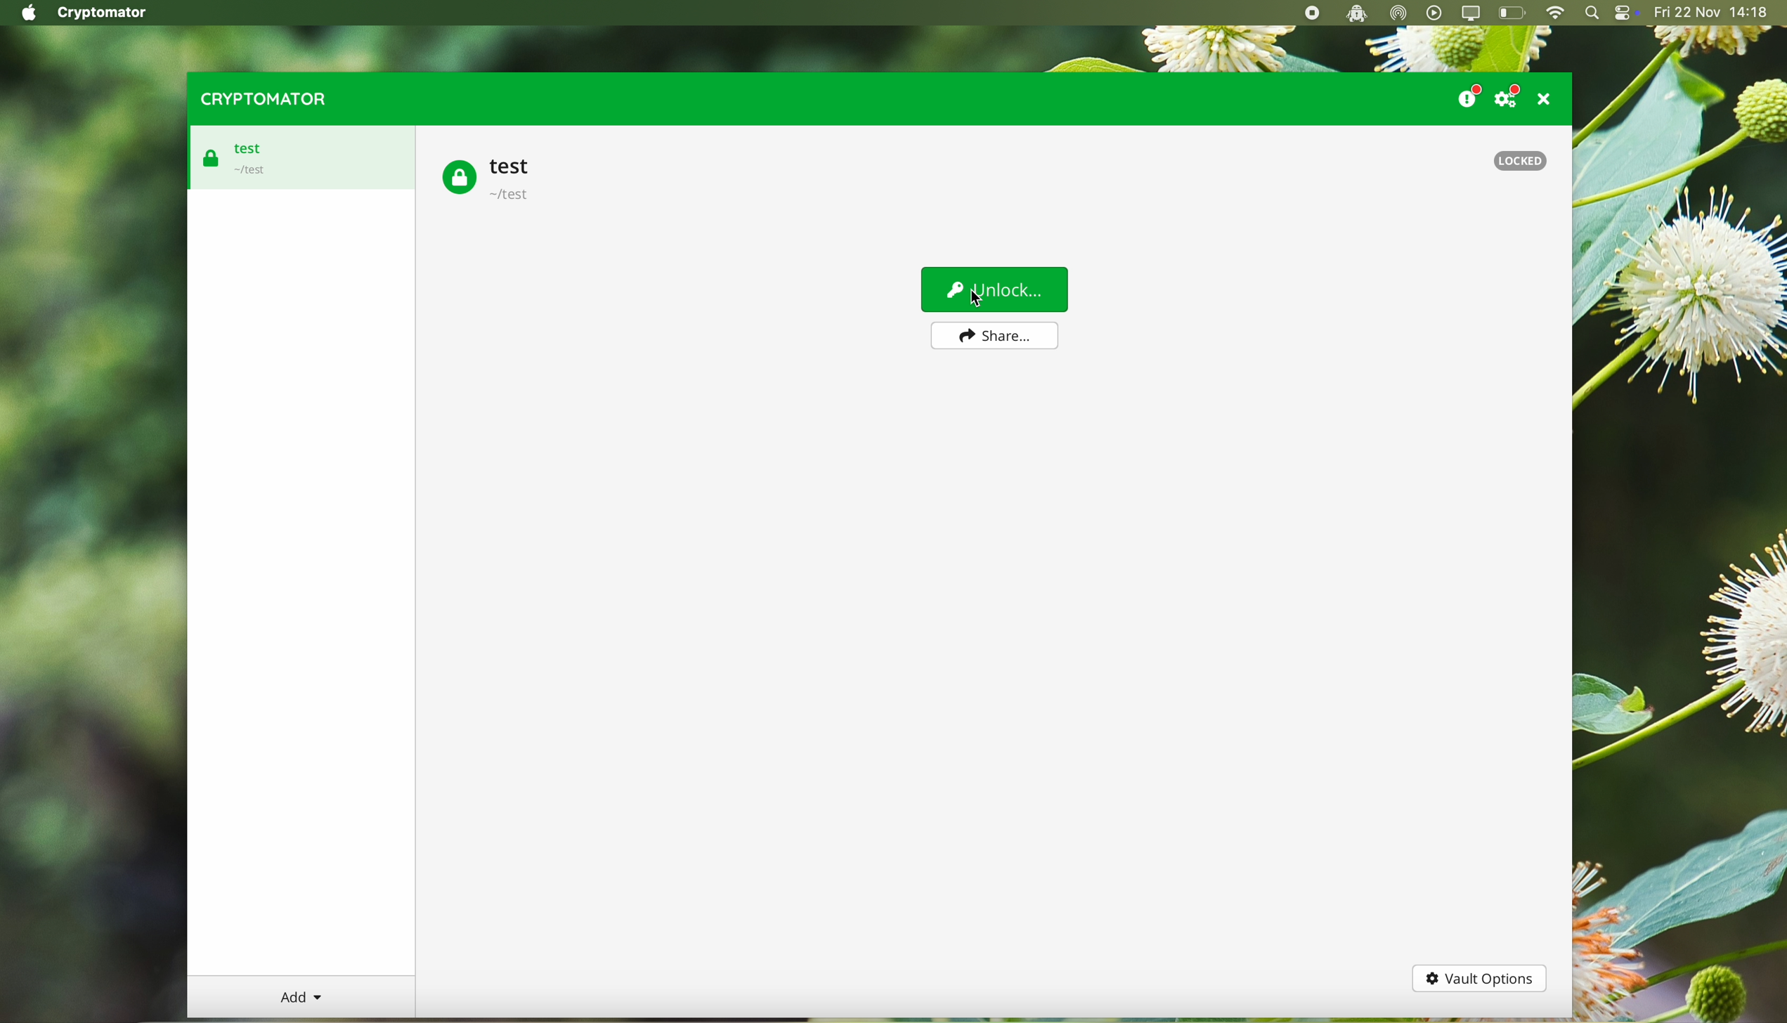  I want to click on test vault, so click(489, 178).